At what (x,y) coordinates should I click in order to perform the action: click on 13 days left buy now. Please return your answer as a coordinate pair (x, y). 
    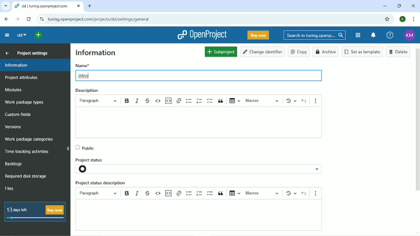
    Looking at the image, I should click on (35, 212).